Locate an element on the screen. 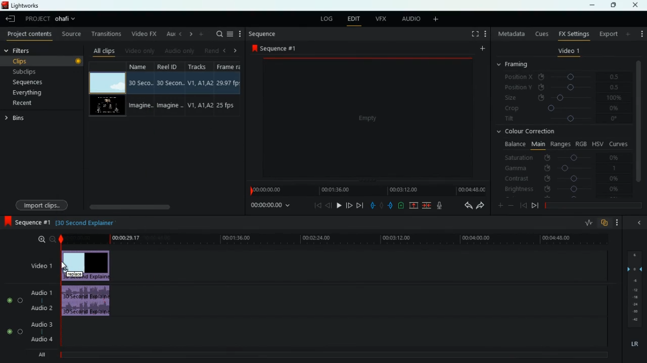 The width and height of the screenshot is (647, 363). sequence #1 is located at coordinates (275, 49).